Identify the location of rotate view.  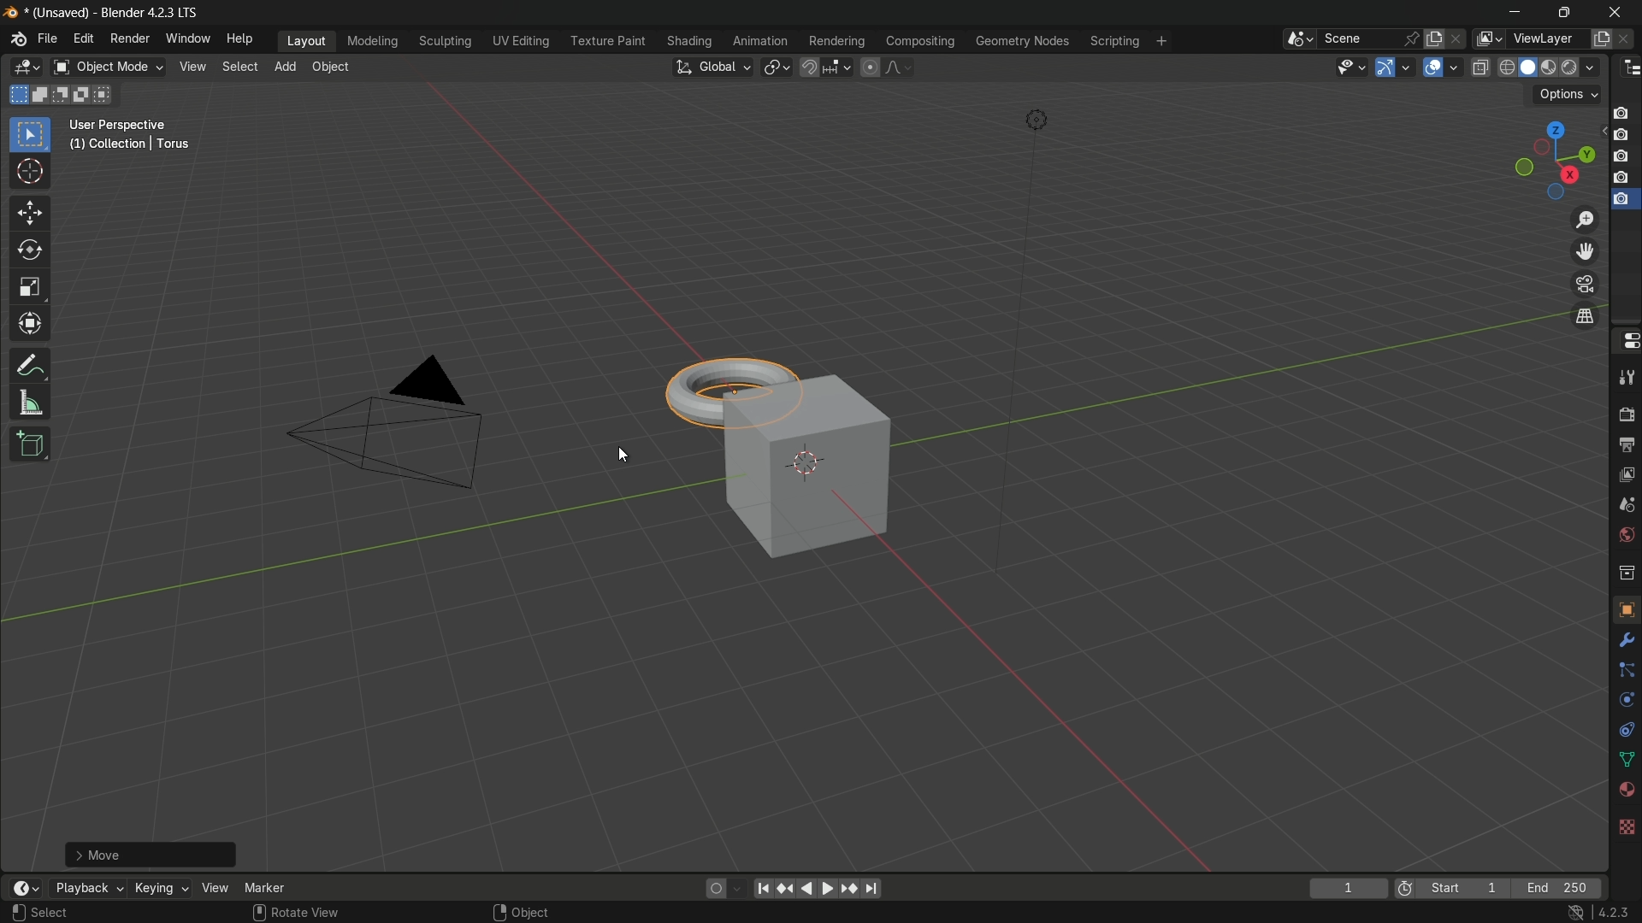
(308, 911).